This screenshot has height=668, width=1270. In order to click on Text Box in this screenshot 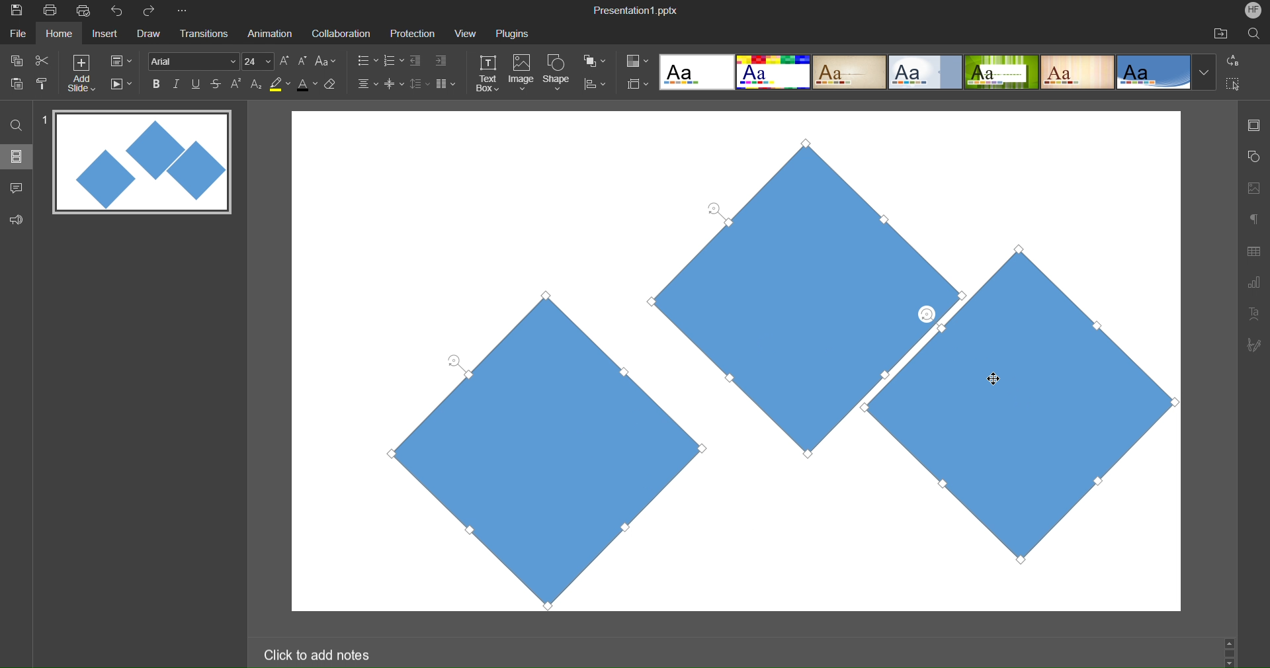, I will do `click(489, 73)`.